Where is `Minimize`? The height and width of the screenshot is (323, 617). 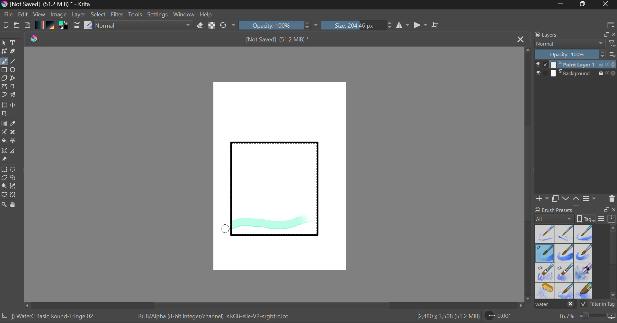
Minimize is located at coordinates (584, 4).